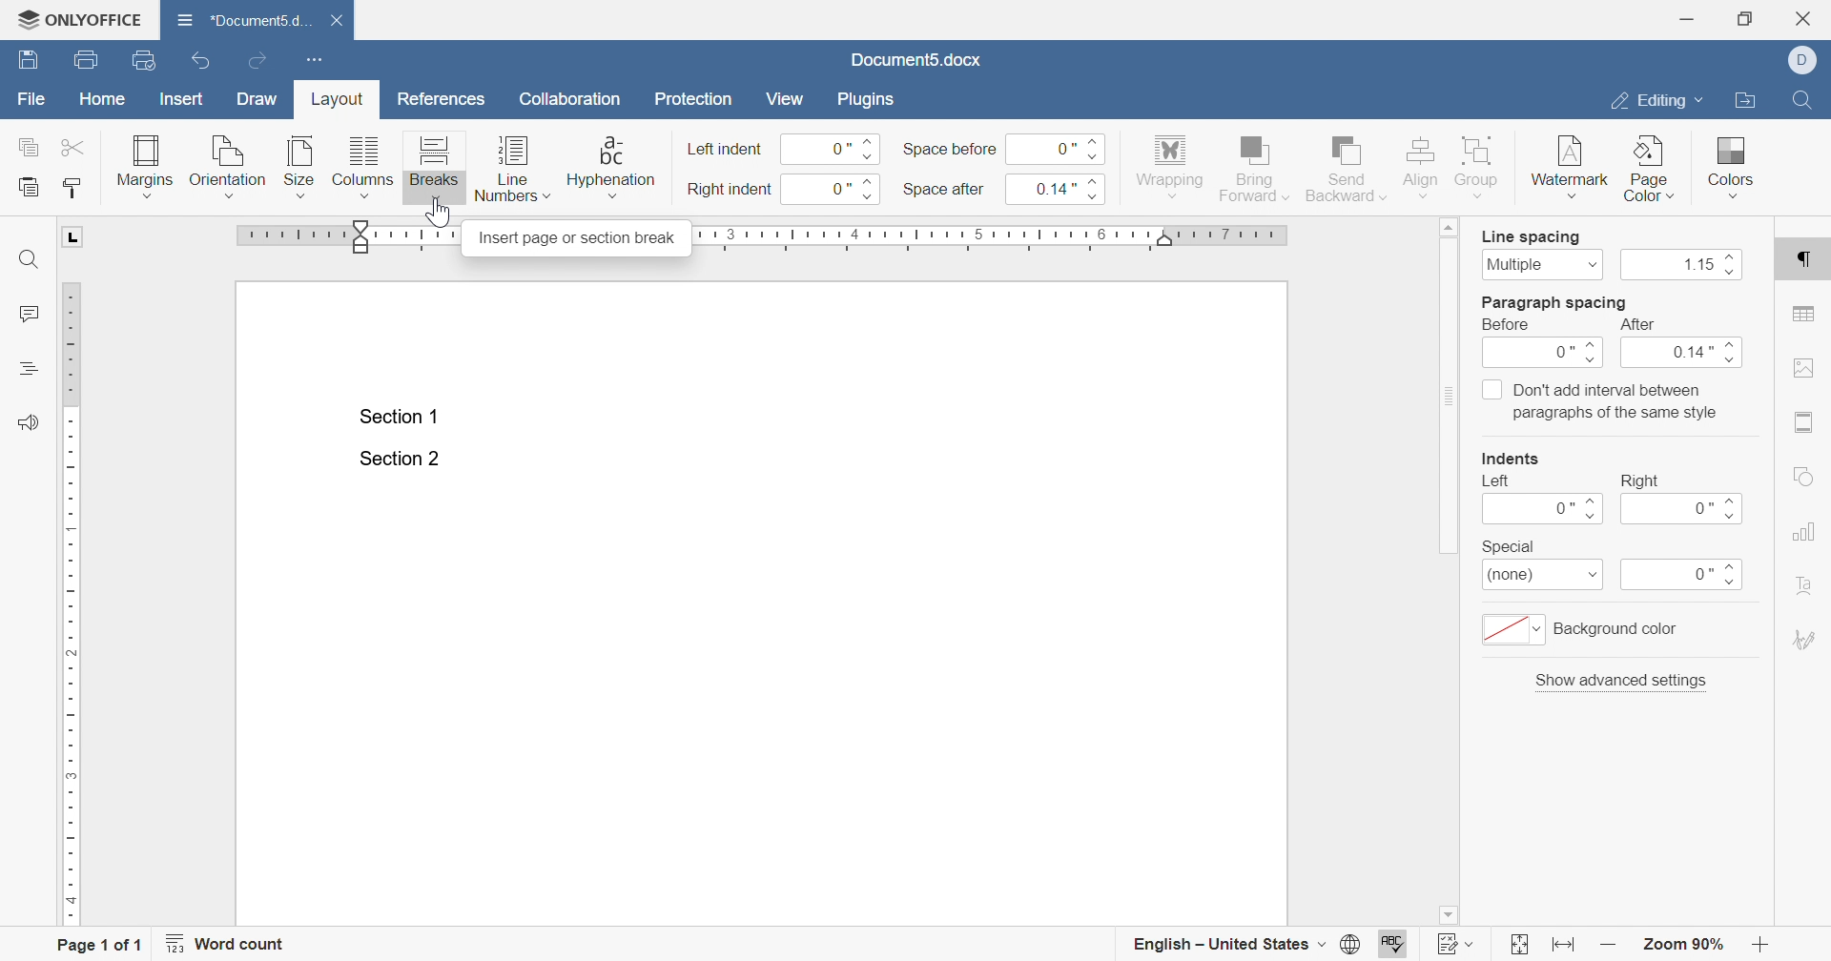 The image size is (1831, 961). Describe the element at coordinates (258, 98) in the screenshot. I see `draw` at that location.